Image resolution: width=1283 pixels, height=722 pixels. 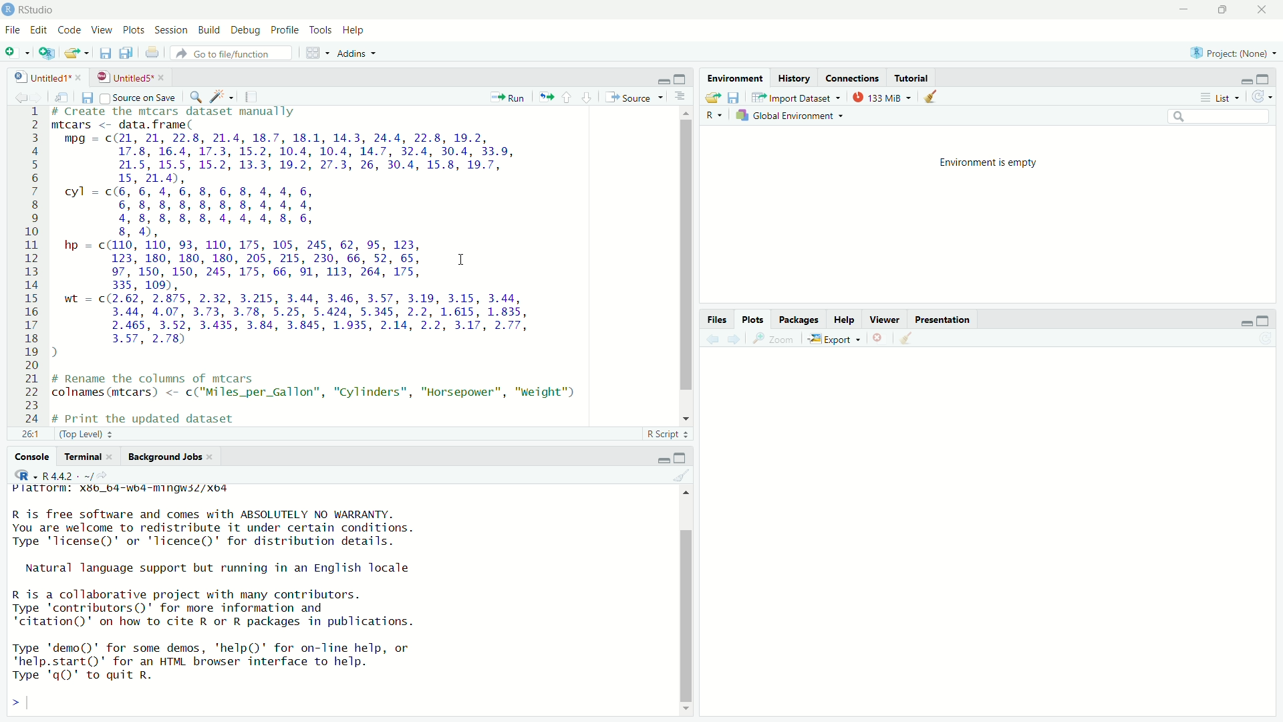 What do you see at coordinates (683, 97) in the screenshot?
I see `options` at bounding box center [683, 97].